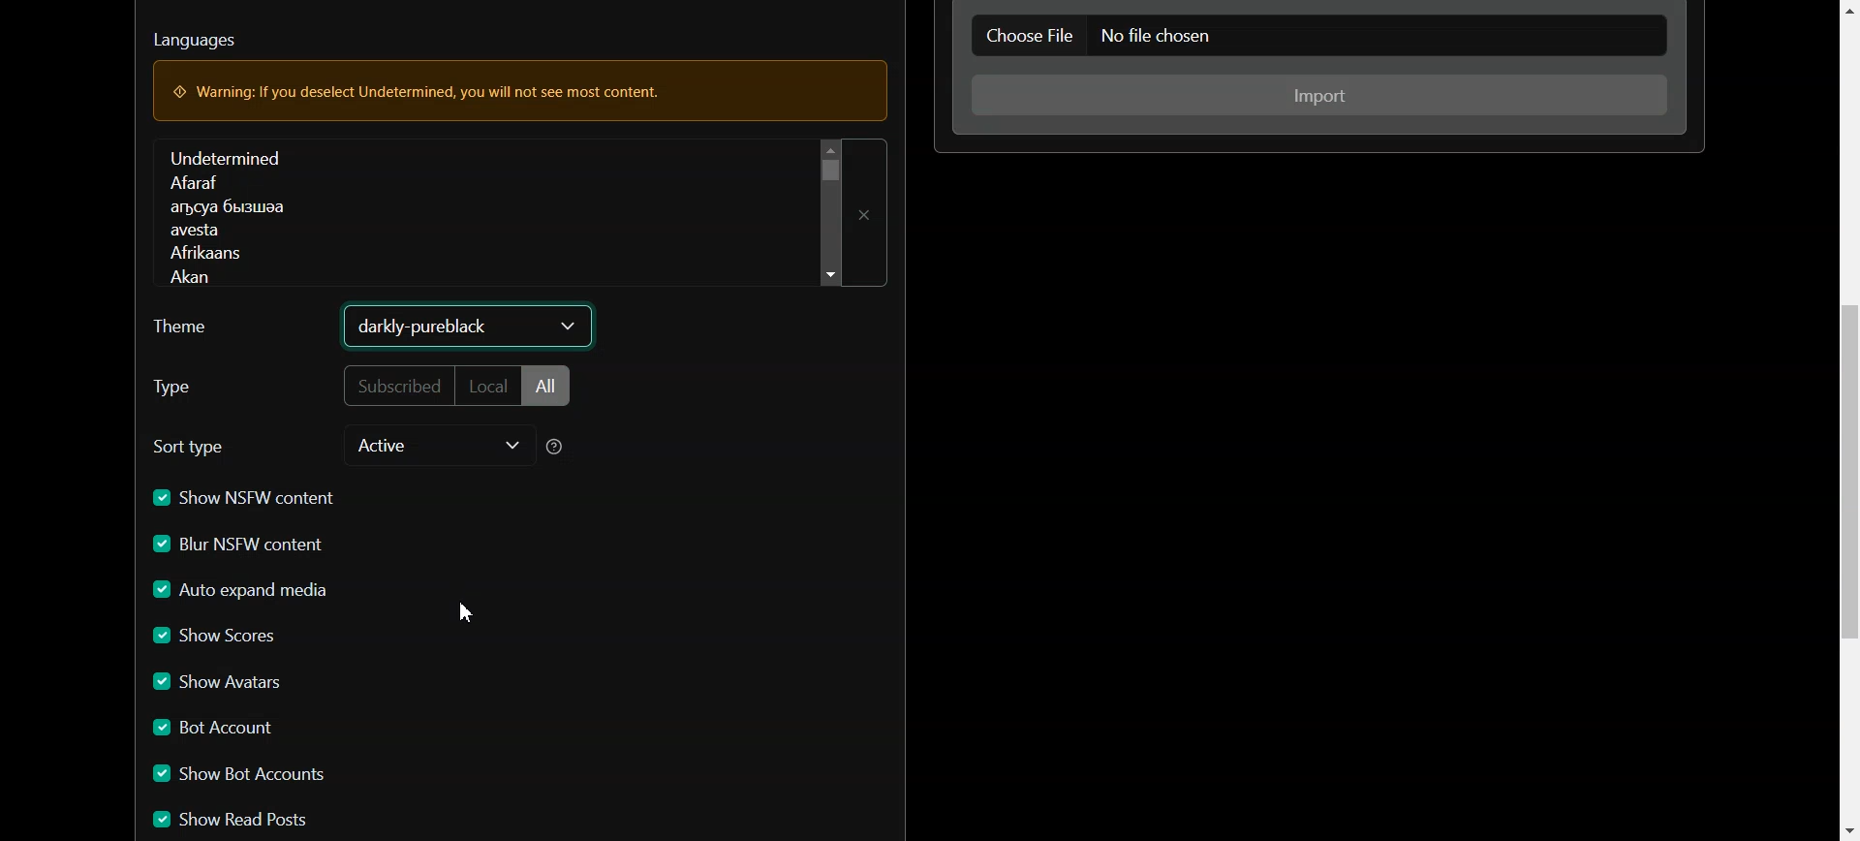 Image resolution: width=1860 pixels, height=841 pixels. I want to click on Languages Warning: If you deselect undetermined, you will not see most content., so click(517, 69).